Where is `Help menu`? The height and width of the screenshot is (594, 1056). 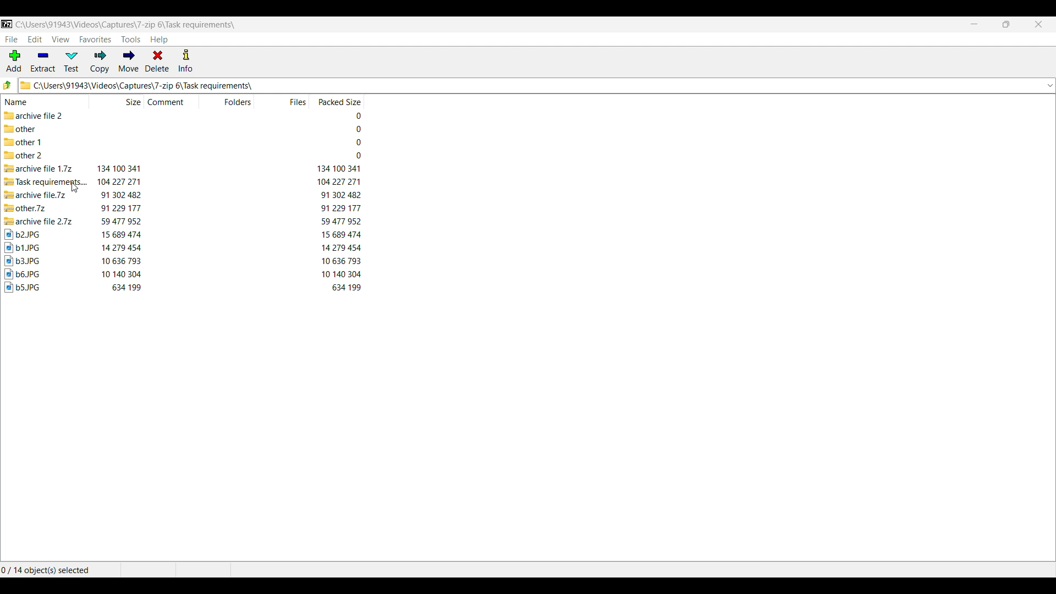
Help menu is located at coordinates (159, 40).